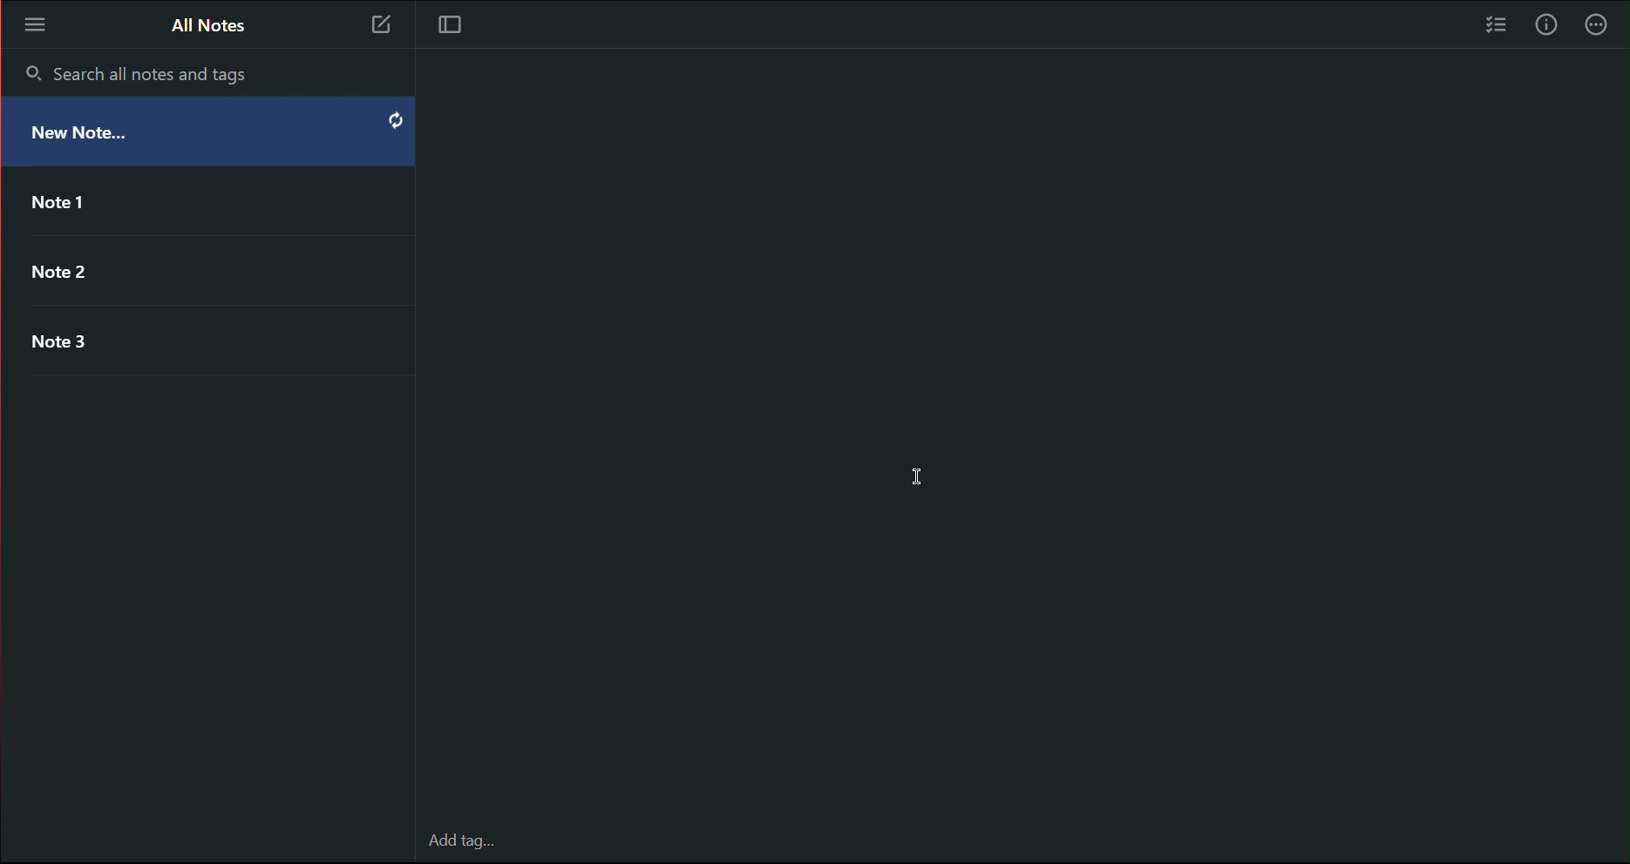  I want to click on New Note, so click(377, 27).